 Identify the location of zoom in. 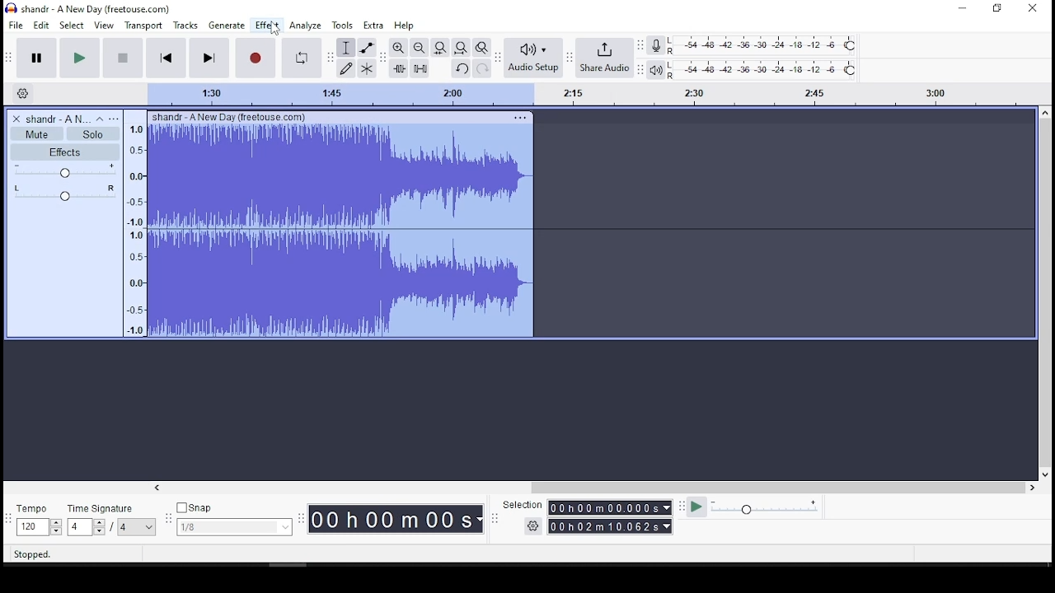
(398, 48).